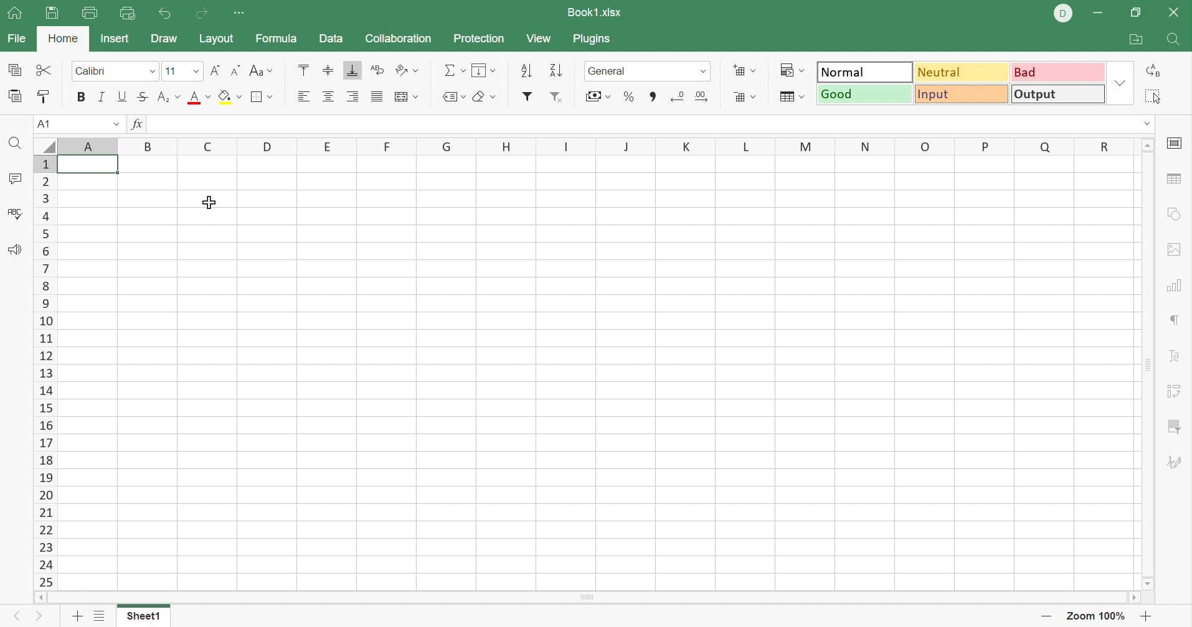  What do you see at coordinates (86, 164) in the screenshot?
I see `selected cells` at bounding box center [86, 164].